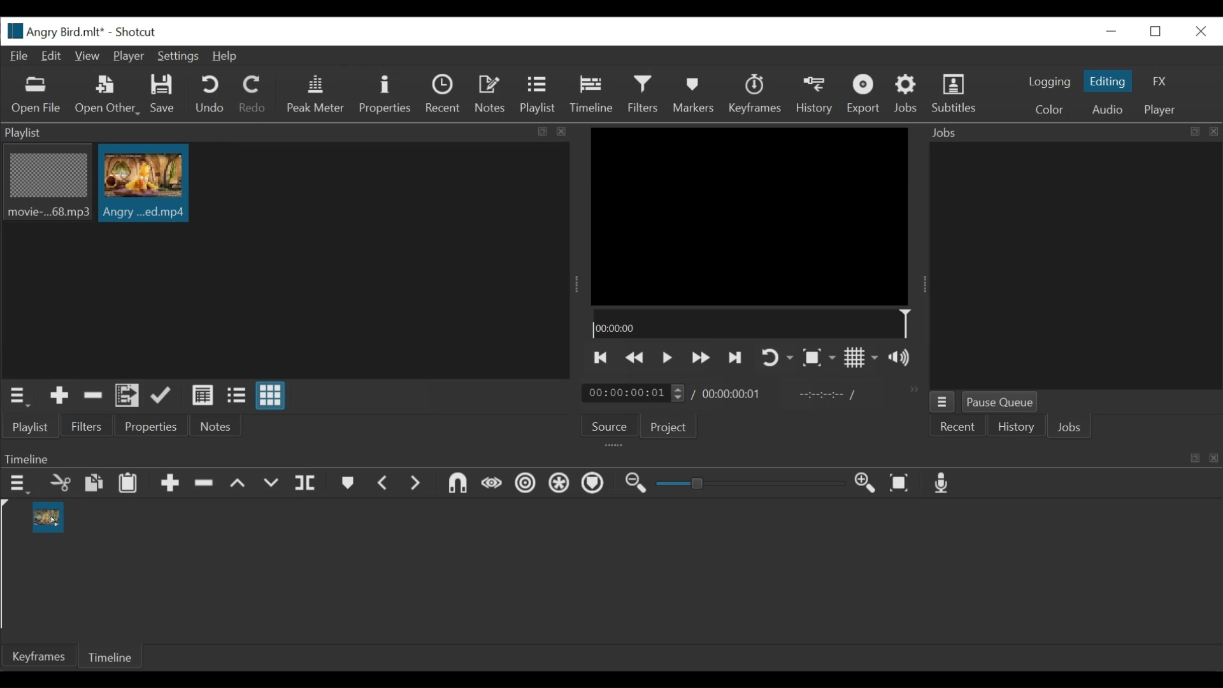 Image resolution: width=1223 pixels, height=688 pixels. I want to click on View as icons, so click(271, 396).